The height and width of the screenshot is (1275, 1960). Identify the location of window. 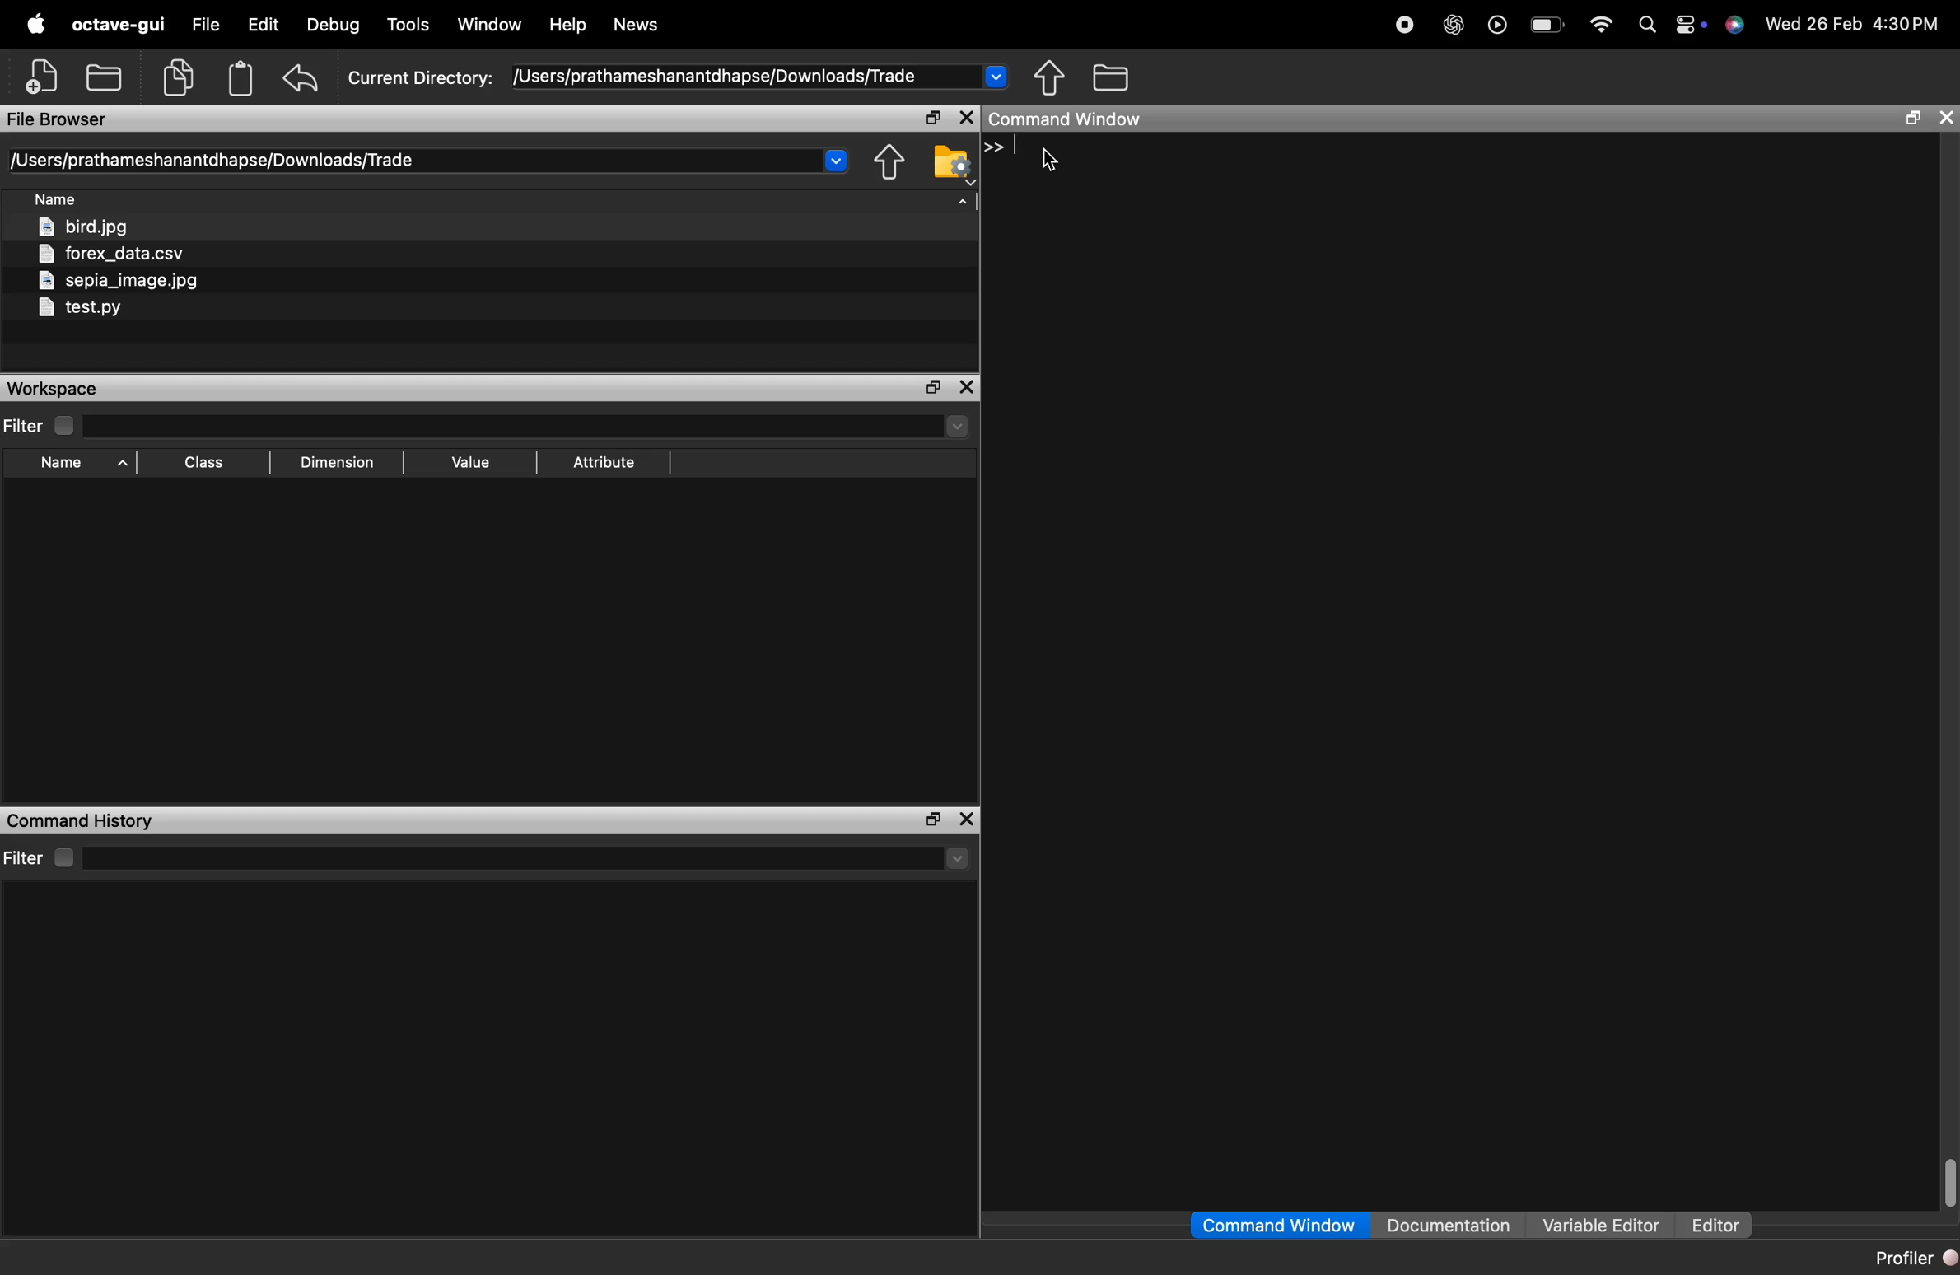
(492, 25).